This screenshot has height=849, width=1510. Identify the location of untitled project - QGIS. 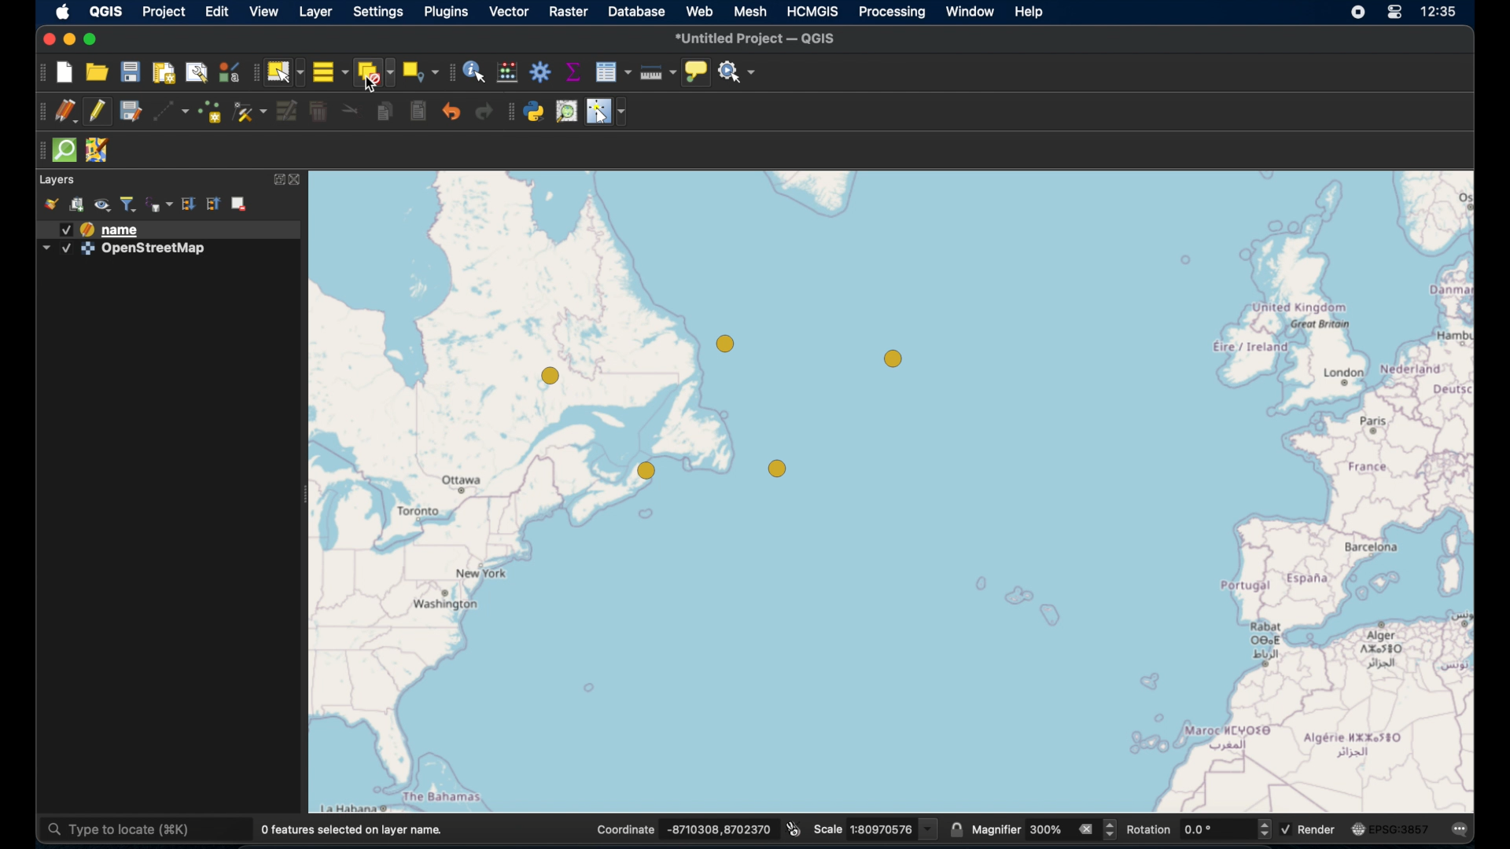
(760, 38).